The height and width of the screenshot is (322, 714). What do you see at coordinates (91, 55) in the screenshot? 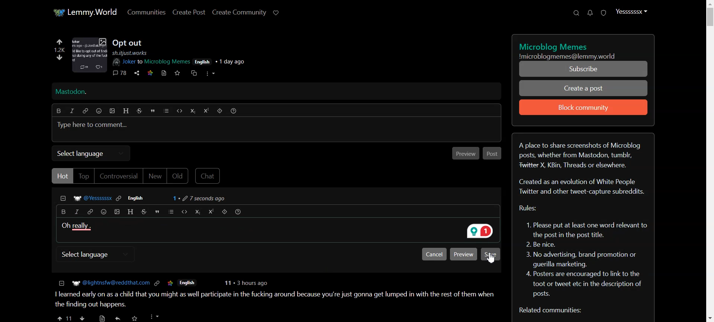
I see `image` at bounding box center [91, 55].